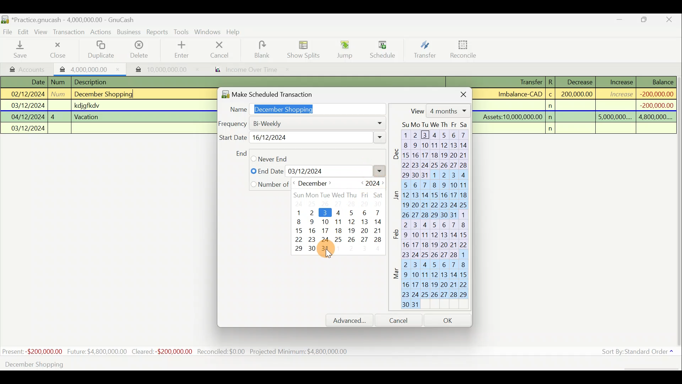 The width and height of the screenshot is (682, 384). I want to click on Cancel, so click(402, 320).